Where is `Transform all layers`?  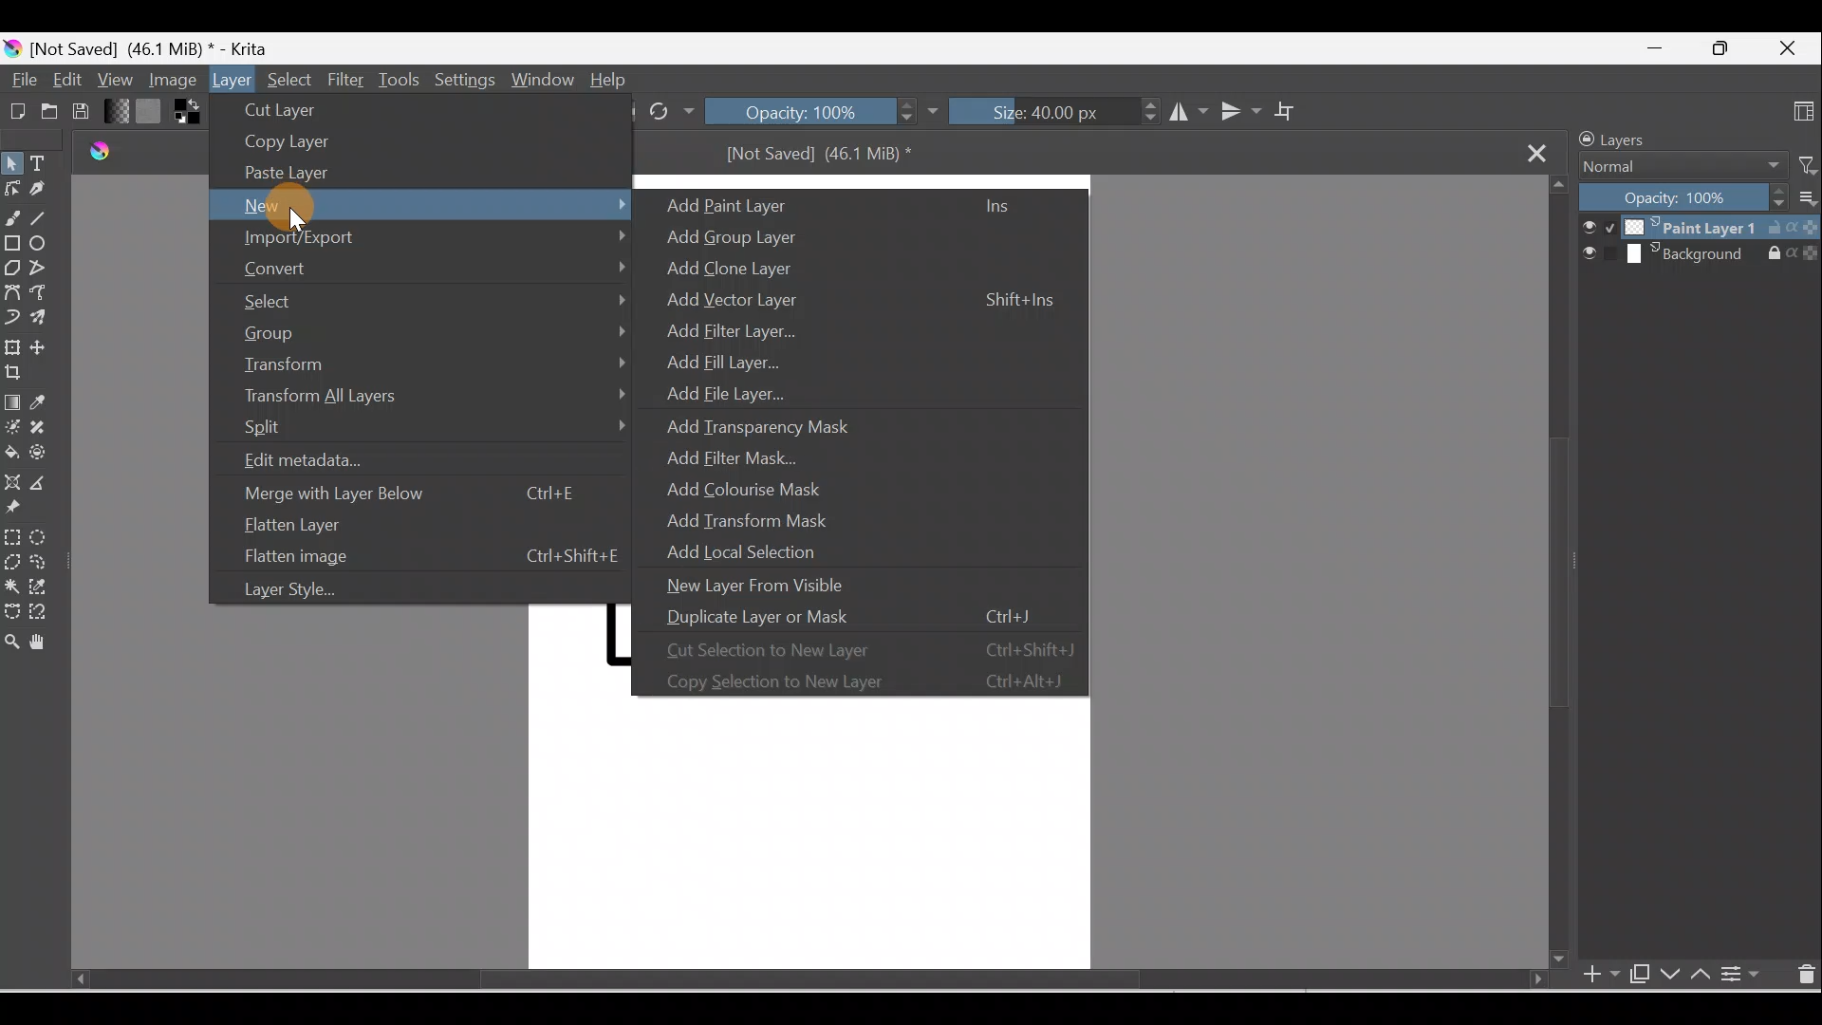 Transform all layers is located at coordinates (432, 398).